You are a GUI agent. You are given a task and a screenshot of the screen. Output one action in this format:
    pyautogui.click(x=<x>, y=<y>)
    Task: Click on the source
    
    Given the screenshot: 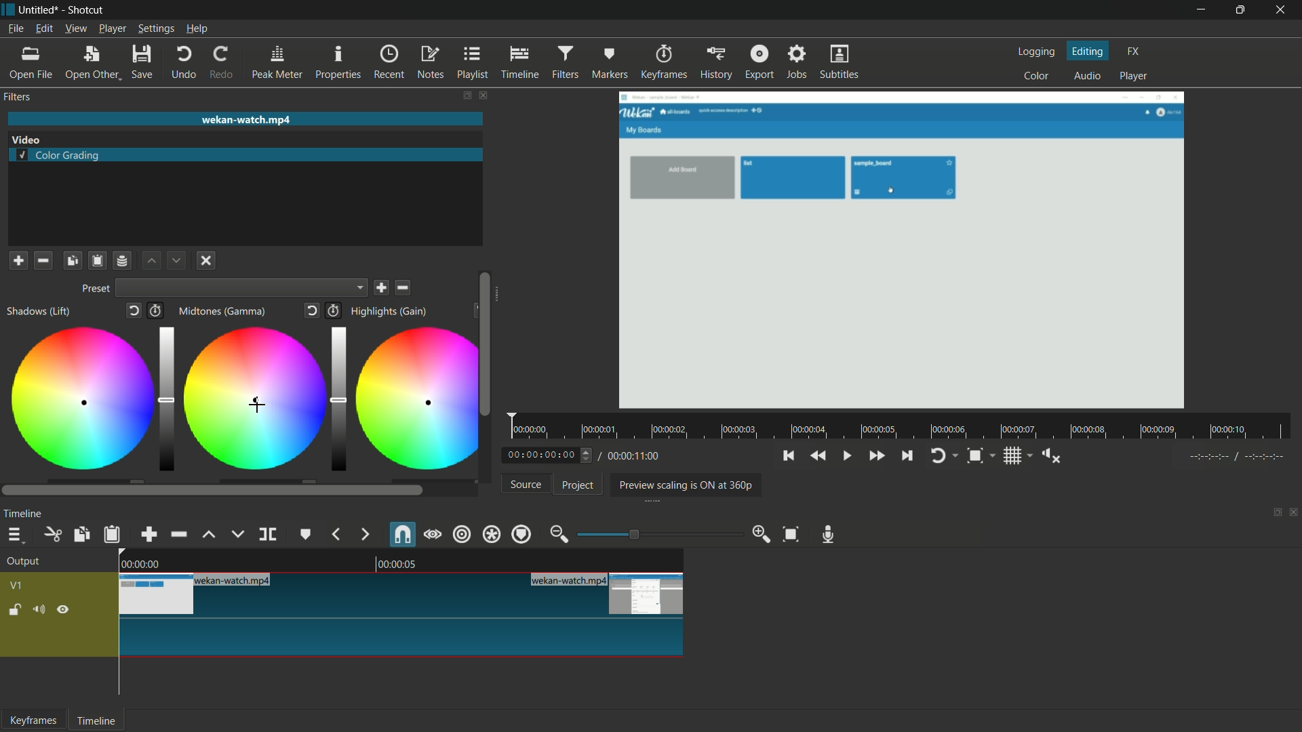 What is the action you would take?
    pyautogui.click(x=526, y=484)
    